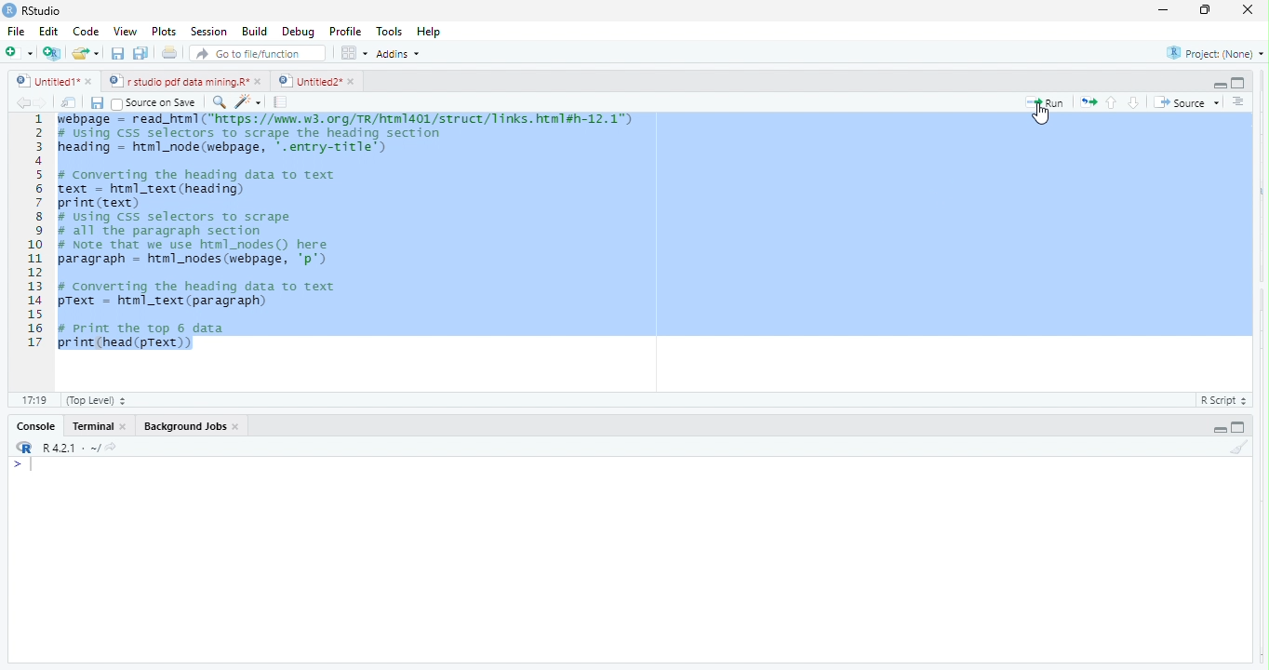 This screenshot has width=1269, height=670. I want to click on Background Jobs, so click(182, 424).